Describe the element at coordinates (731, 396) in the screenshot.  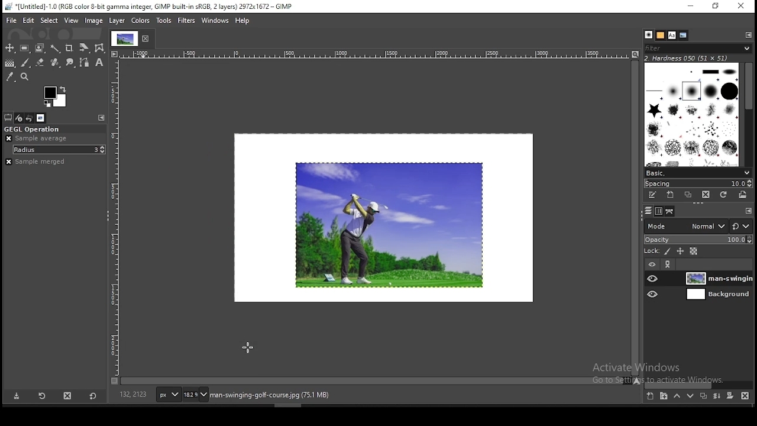
I see `add a mask` at that location.